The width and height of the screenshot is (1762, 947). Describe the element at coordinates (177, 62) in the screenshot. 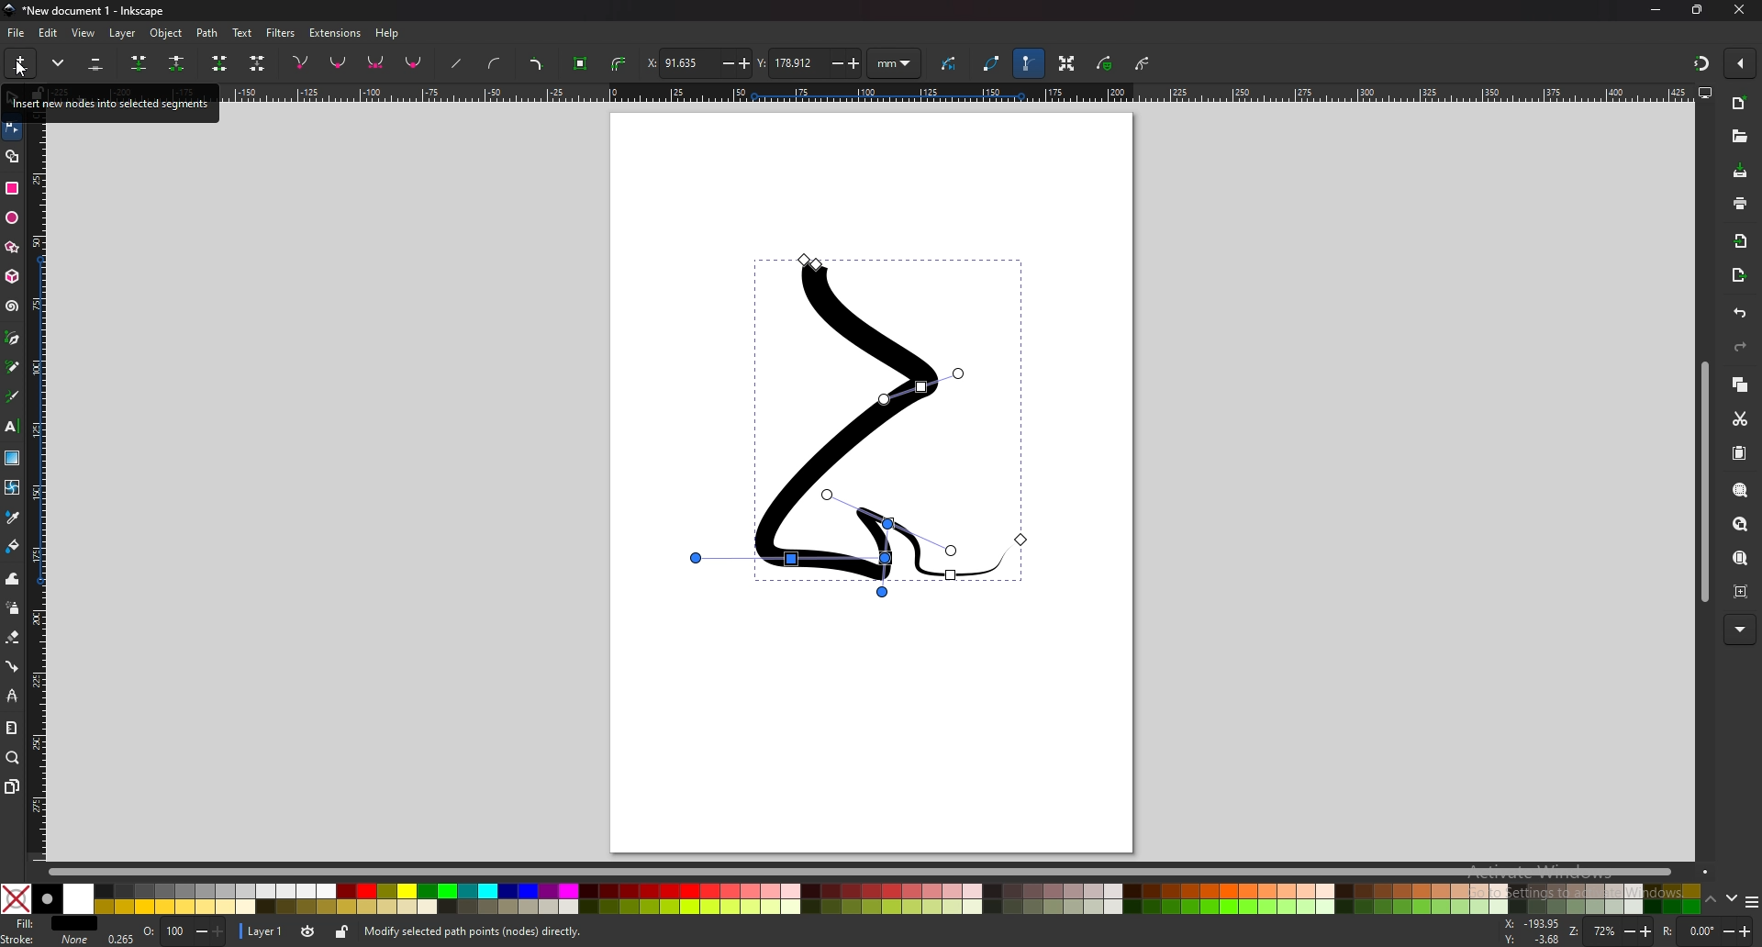

I see `break path at selected nodes` at that location.